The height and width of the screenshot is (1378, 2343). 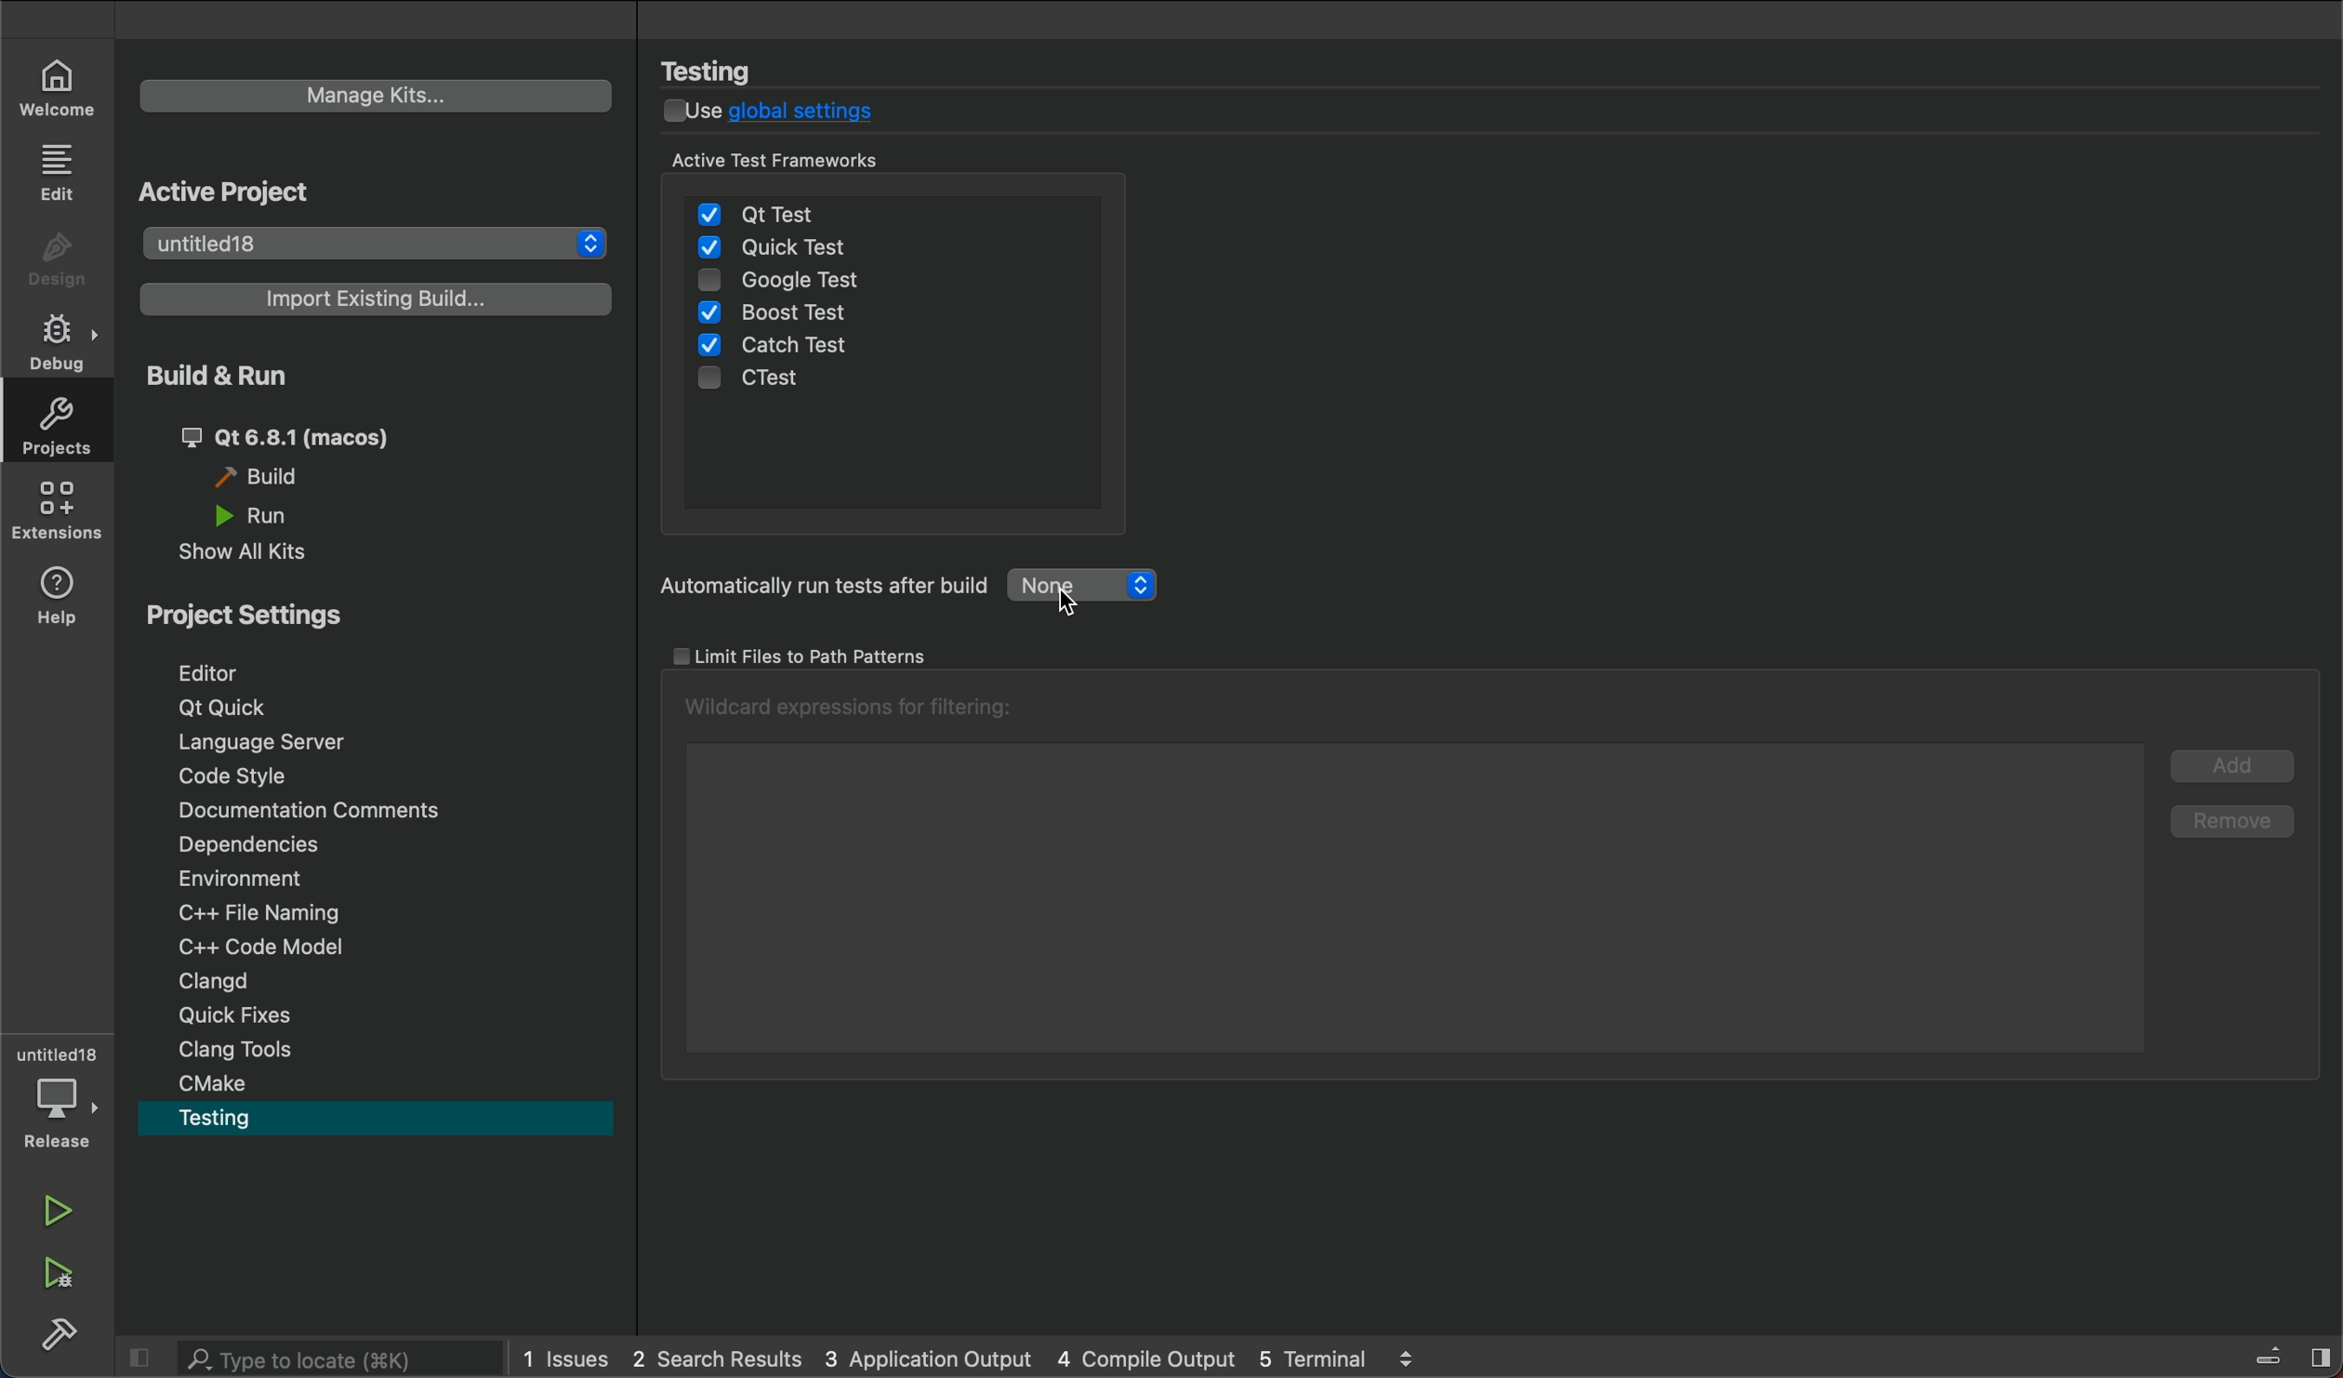 What do you see at coordinates (56, 1269) in the screenshot?
I see `run and debug` at bounding box center [56, 1269].